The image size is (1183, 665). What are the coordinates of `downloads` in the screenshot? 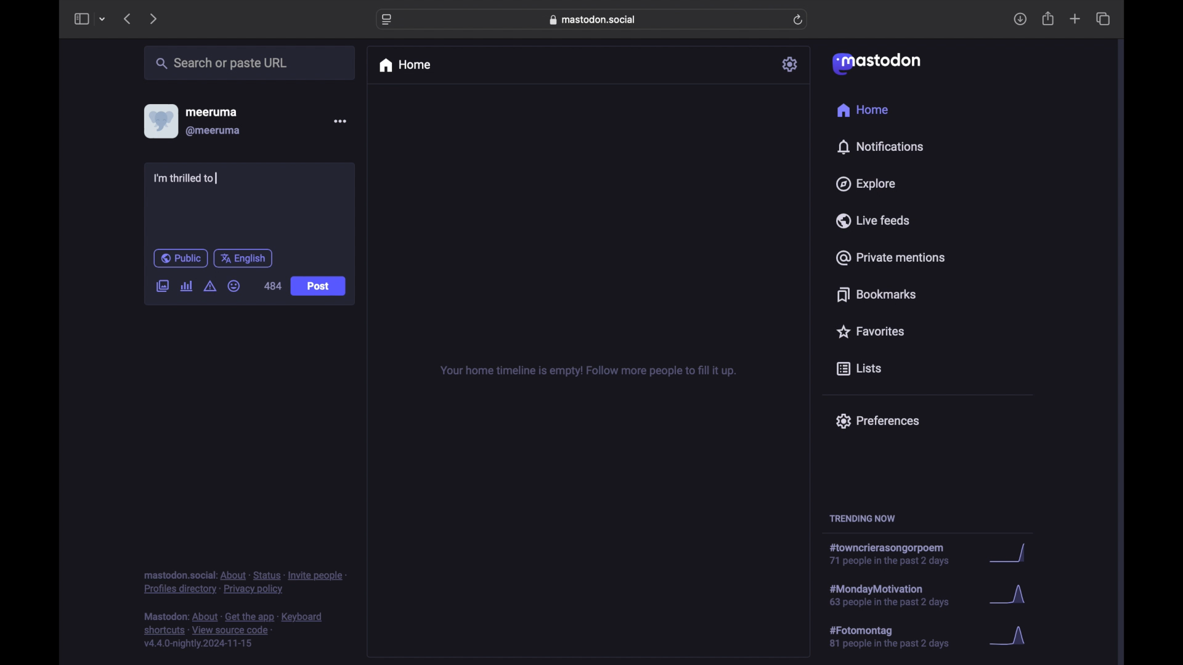 It's located at (1020, 19).